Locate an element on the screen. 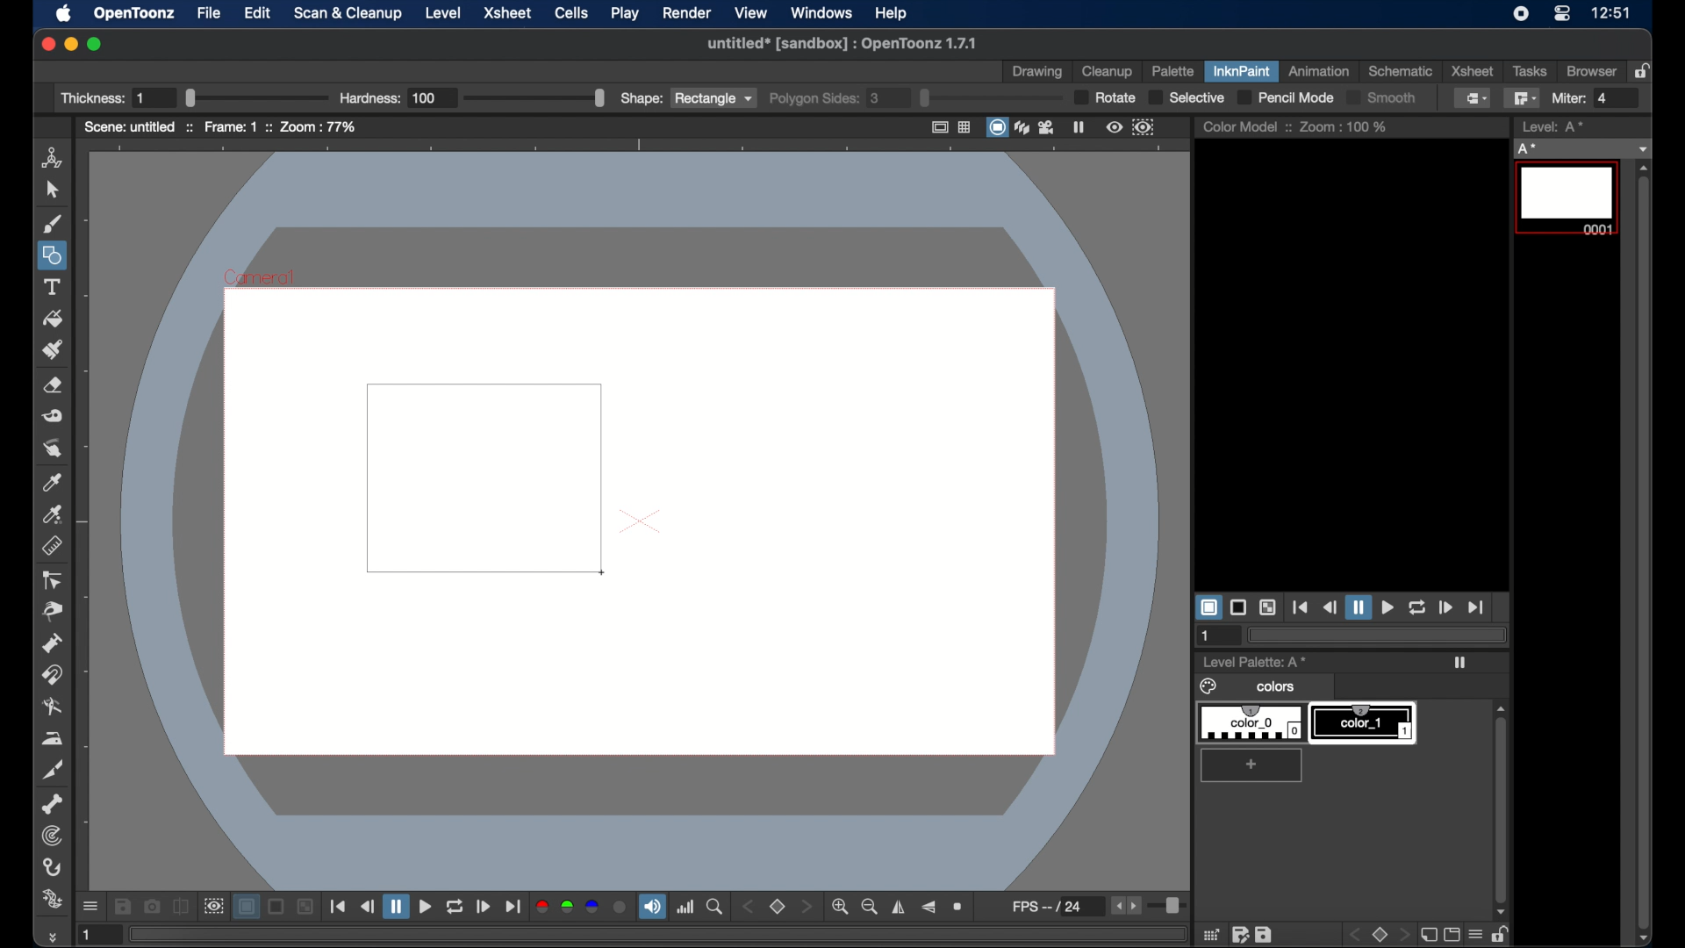 The image size is (1685, 948). sub camera view is located at coordinates (212, 907).